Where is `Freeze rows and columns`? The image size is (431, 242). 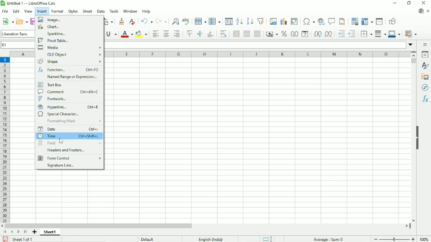 Freeze rows and columns is located at coordinates (367, 21).